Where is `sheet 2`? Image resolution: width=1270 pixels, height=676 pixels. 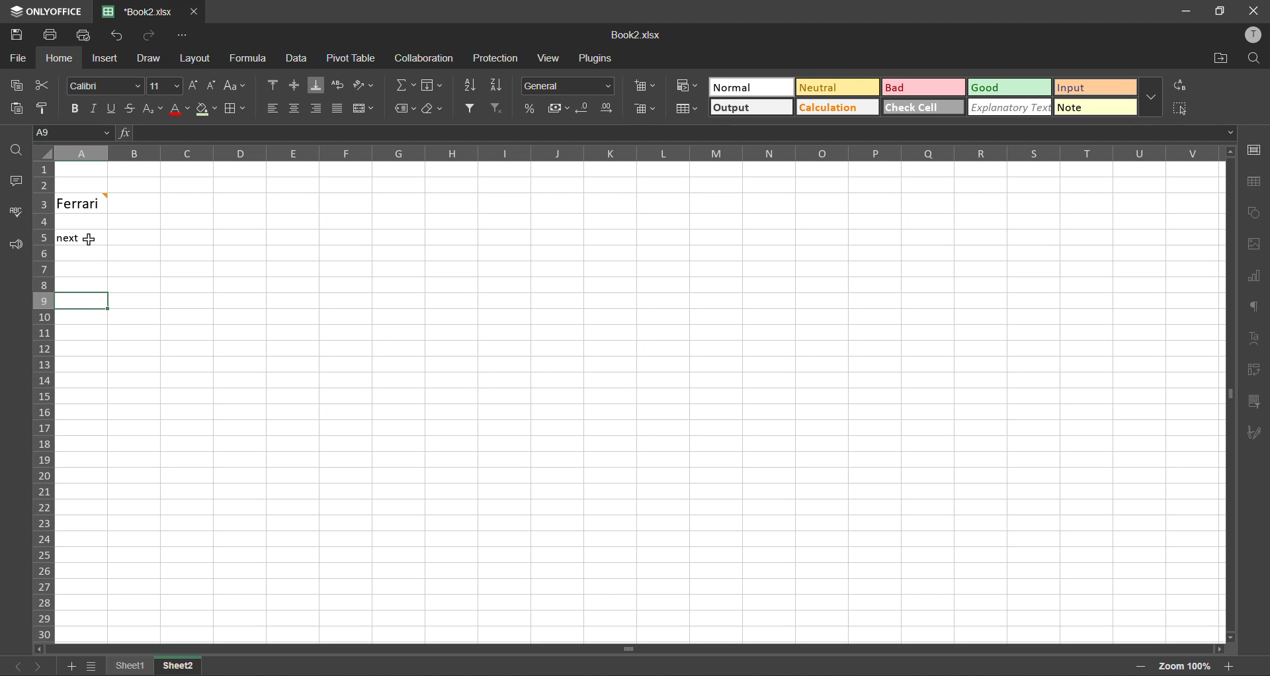 sheet 2 is located at coordinates (192, 667).